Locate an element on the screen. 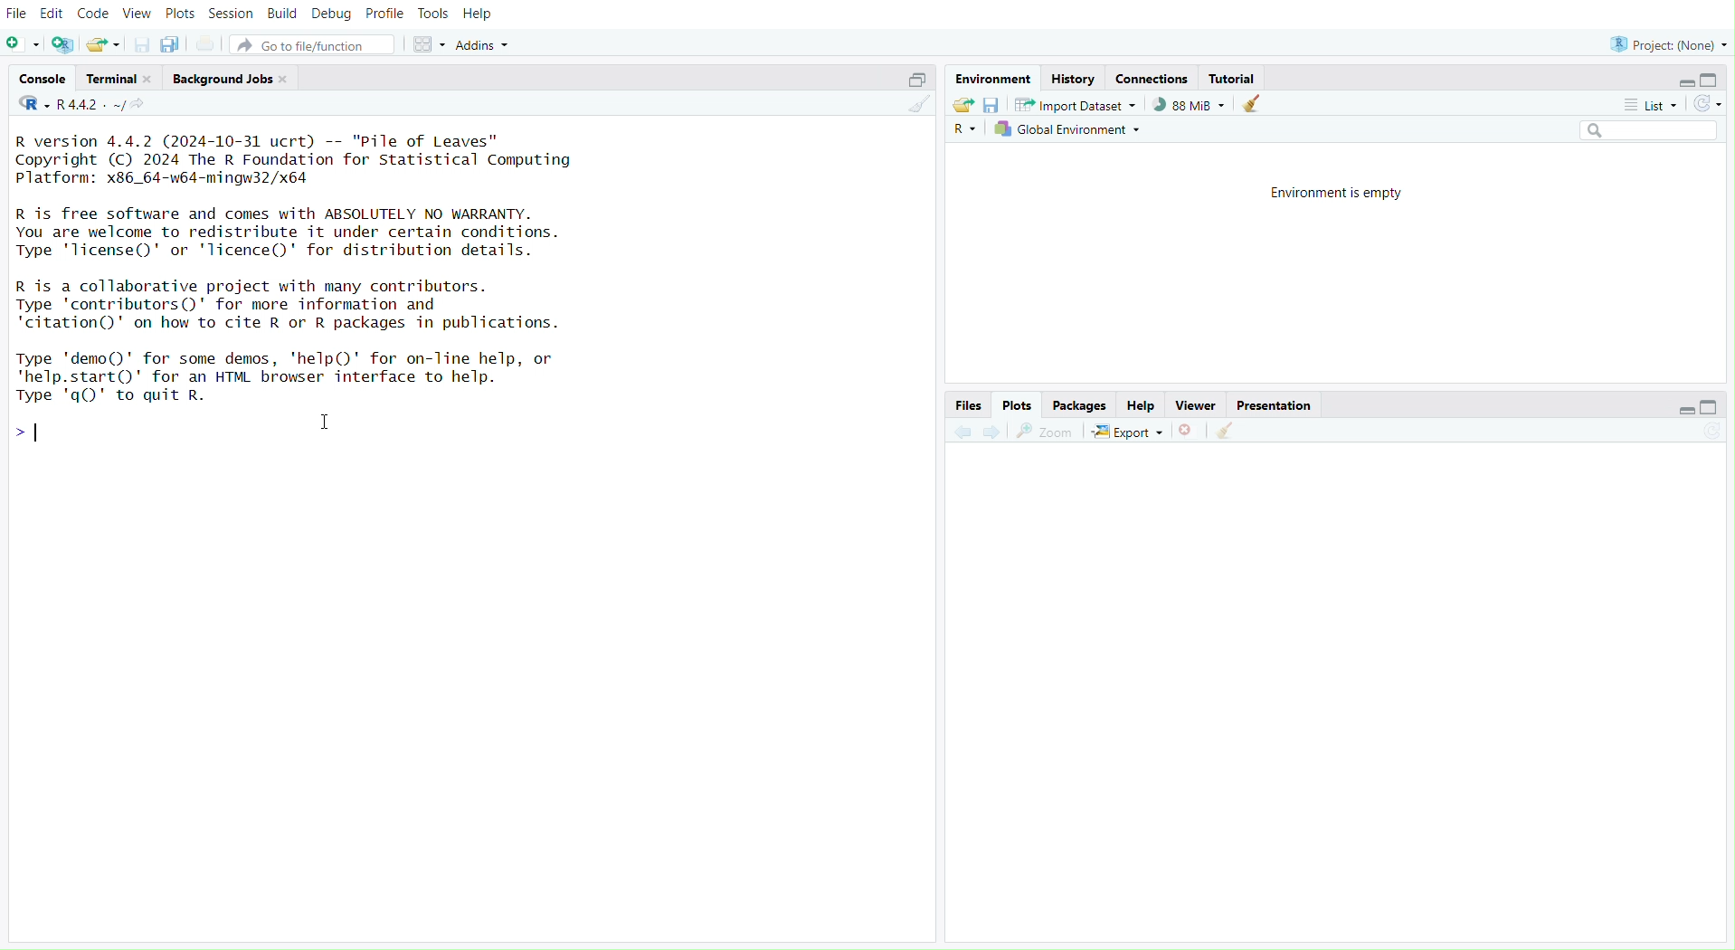 Image resolution: width=1735 pixels, height=950 pixels. Viewer is located at coordinates (1195, 406).